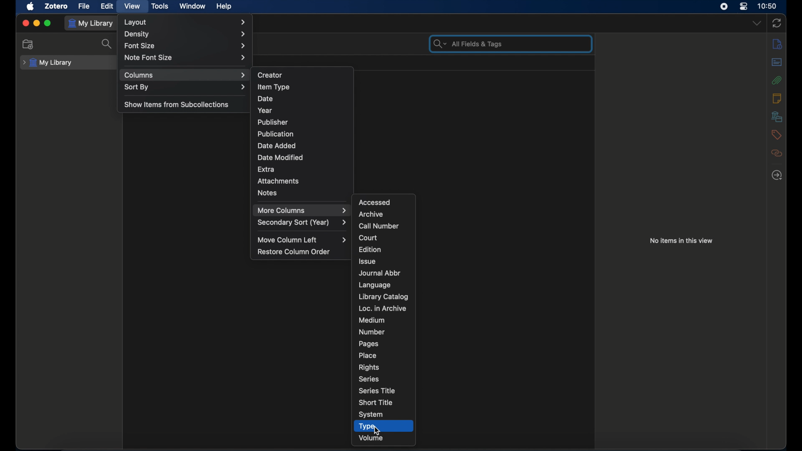 This screenshot has height=451, width=802. Describe the element at coordinates (368, 238) in the screenshot. I see `court` at that location.